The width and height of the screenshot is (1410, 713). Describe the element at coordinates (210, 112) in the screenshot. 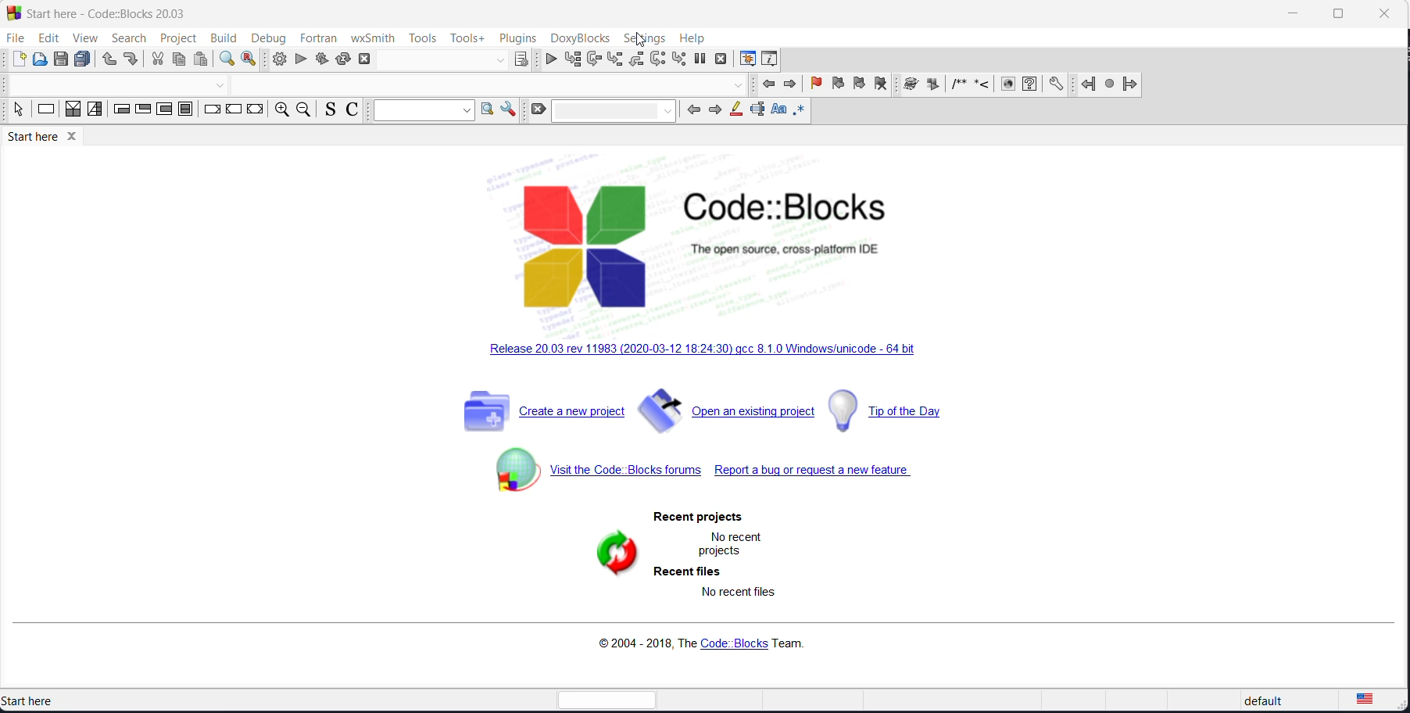

I see `break instruction` at that location.